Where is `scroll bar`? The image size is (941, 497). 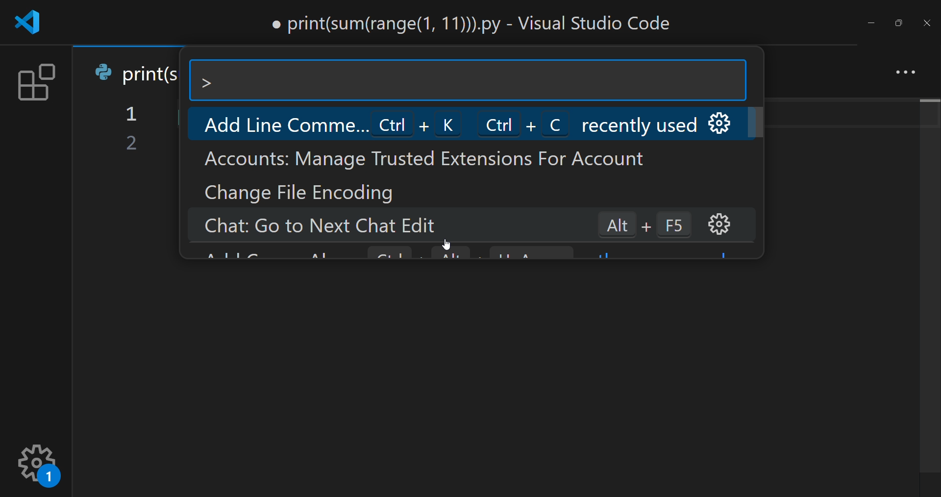 scroll bar is located at coordinates (928, 287).